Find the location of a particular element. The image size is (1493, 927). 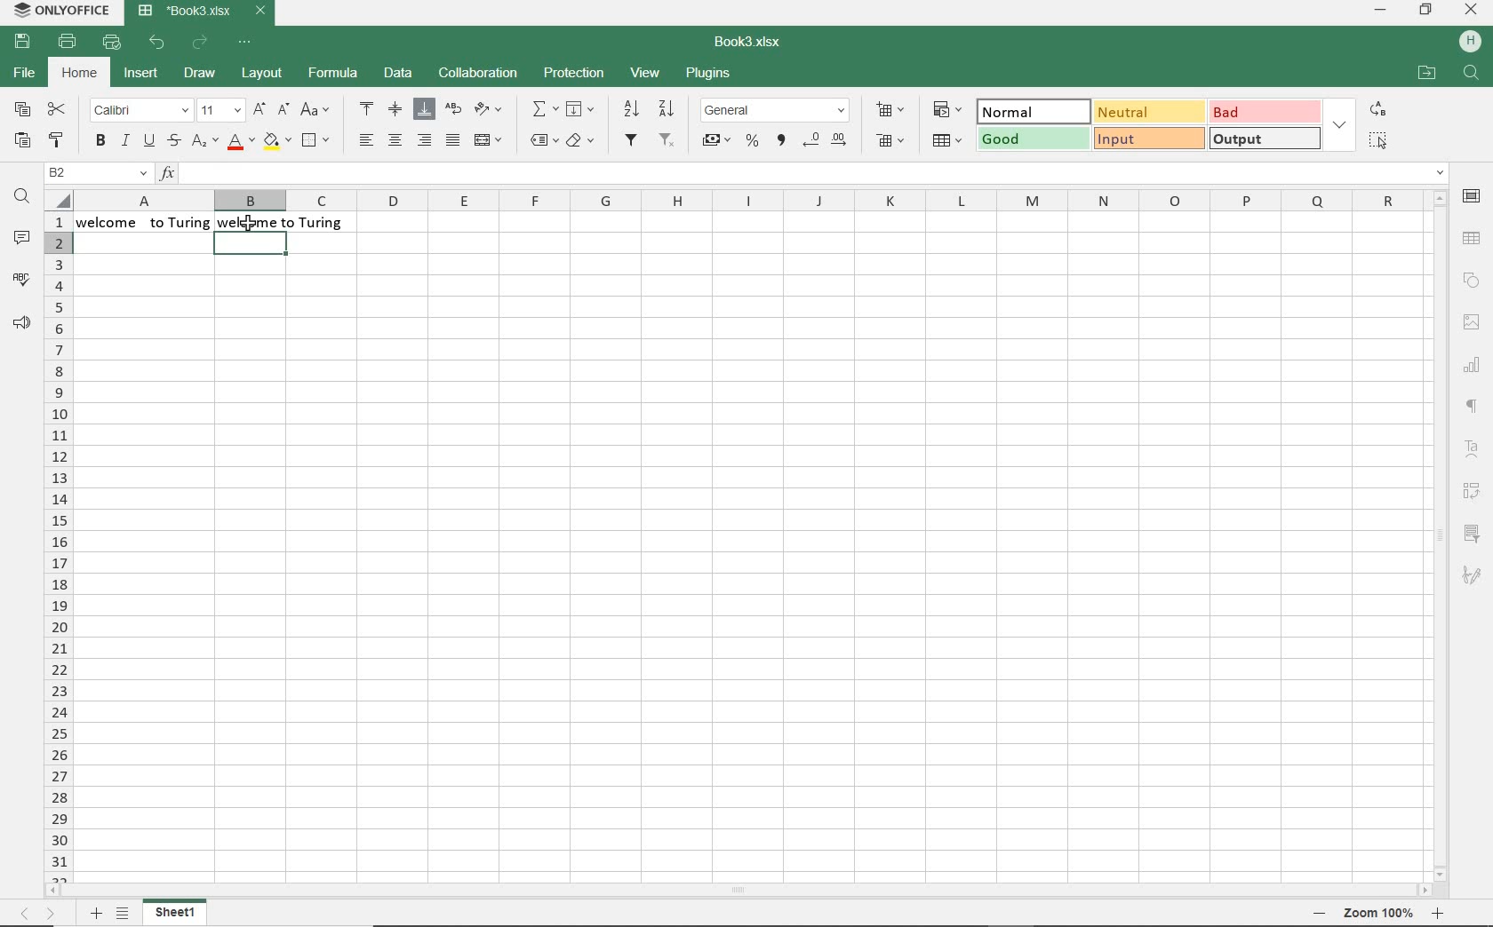

plugins is located at coordinates (710, 74).